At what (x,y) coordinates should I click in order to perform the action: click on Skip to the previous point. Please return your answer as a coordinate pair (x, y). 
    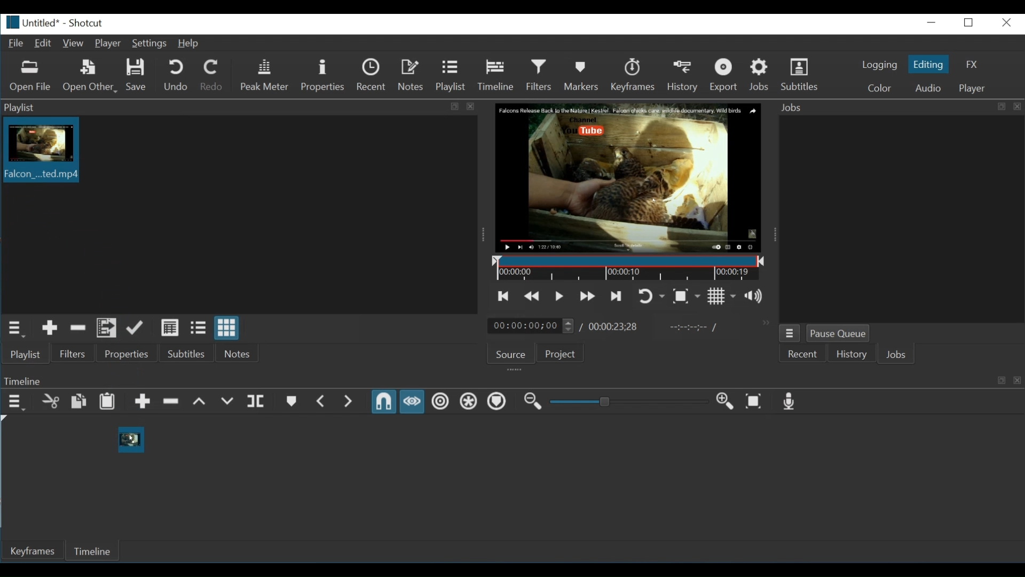
    Looking at the image, I should click on (504, 297).